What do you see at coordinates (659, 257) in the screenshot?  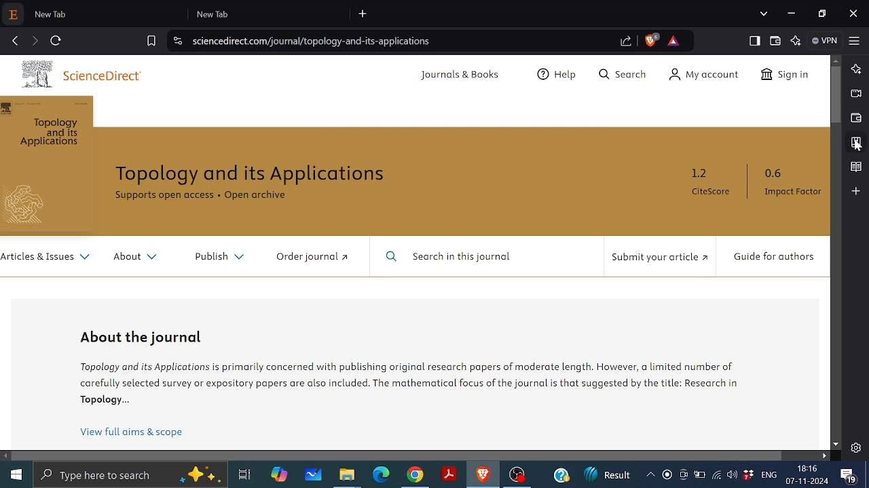 I see `Submit your article` at bounding box center [659, 257].